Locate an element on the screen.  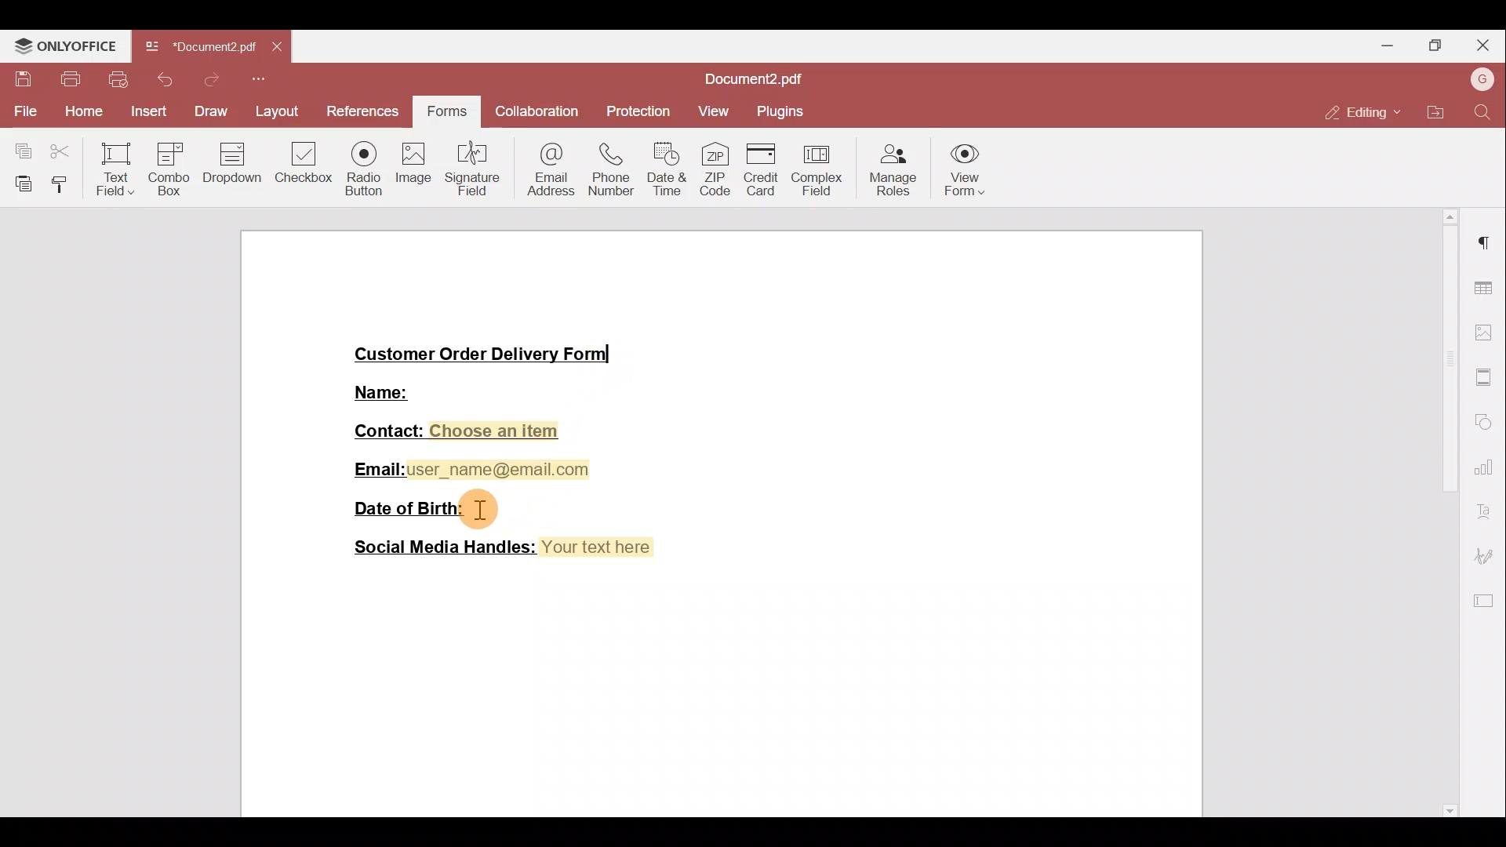
View is located at coordinates (718, 108).